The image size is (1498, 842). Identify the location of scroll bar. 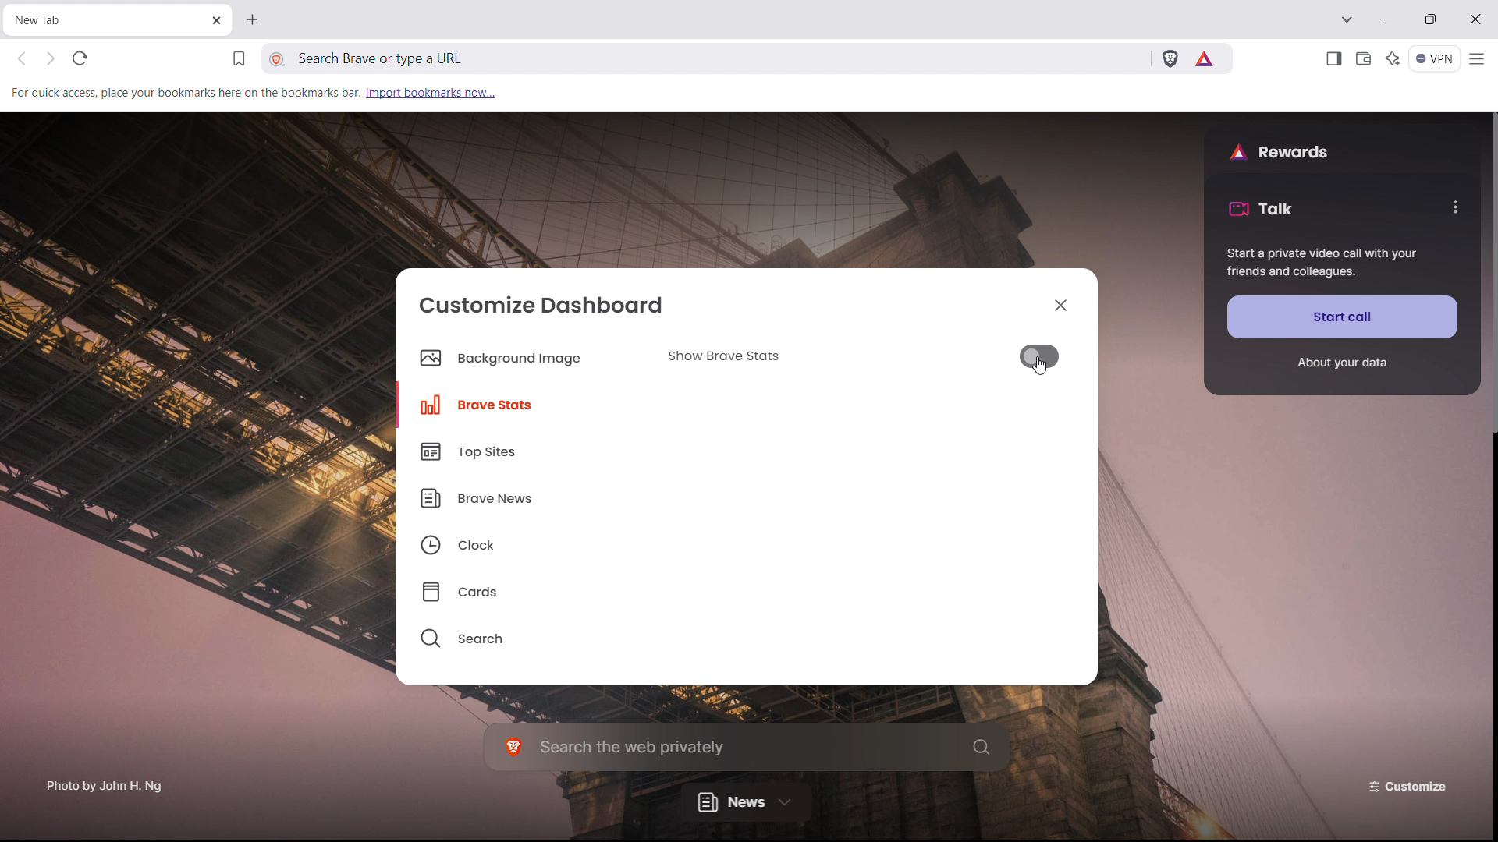
(1489, 635).